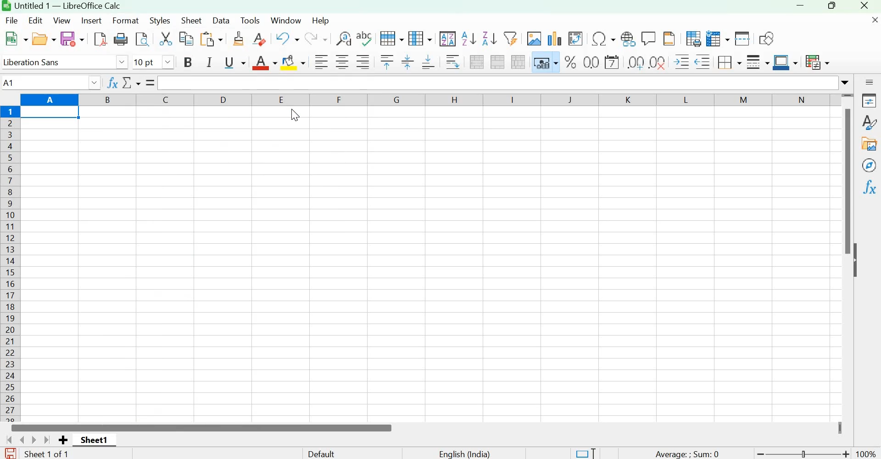 This screenshot has width=881, height=459. Describe the element at coordinates (658, 62) in the screenshot. I see `Delete decimal point` at that location.